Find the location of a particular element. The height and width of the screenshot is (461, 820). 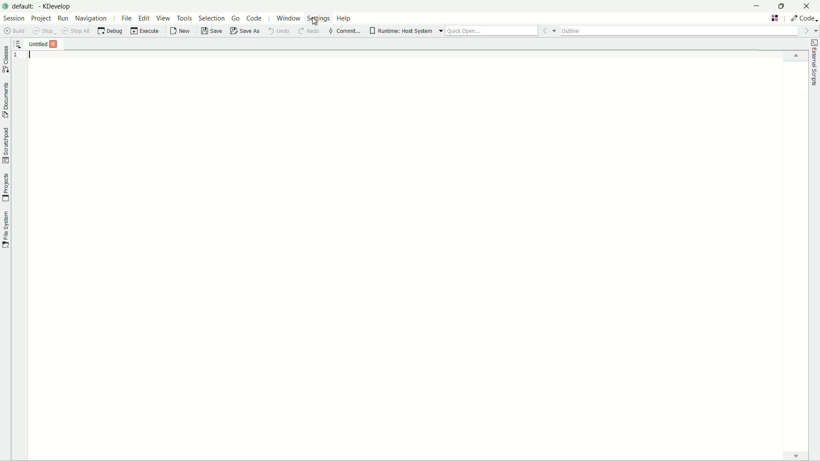

quick open is located at coordinates (492, 30).